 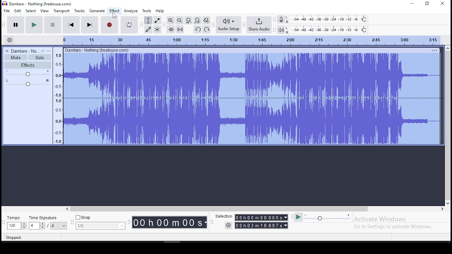 What do you see at coordinates (428, 3) in the screenshot?
I see `restore` at bounding box center [428, 3].